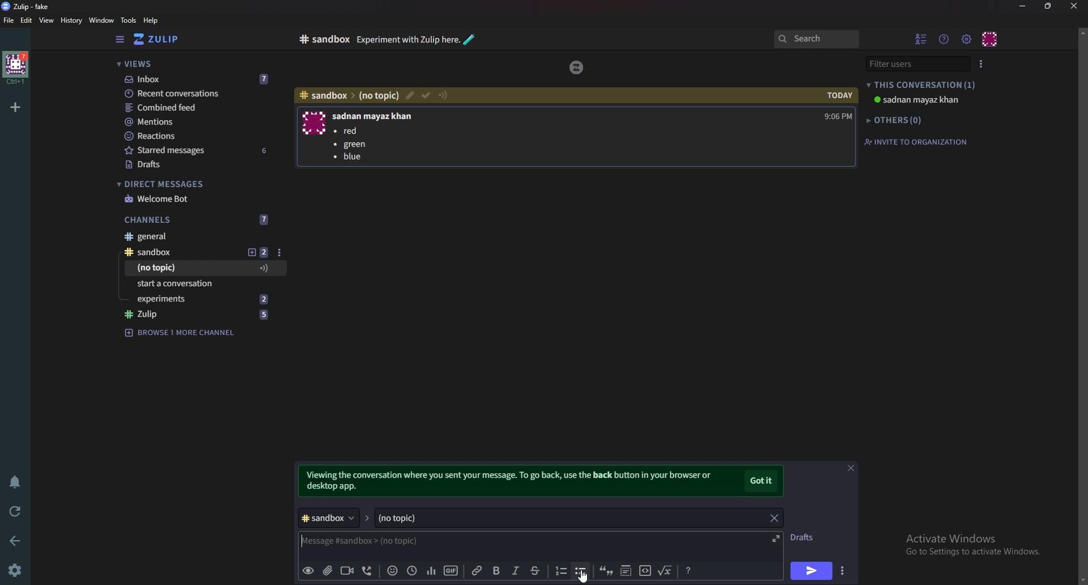 The image size is (1088, 585). Describe the element at coordinates (408, 95) in the screenshot. I see `Edit topic` at that location.